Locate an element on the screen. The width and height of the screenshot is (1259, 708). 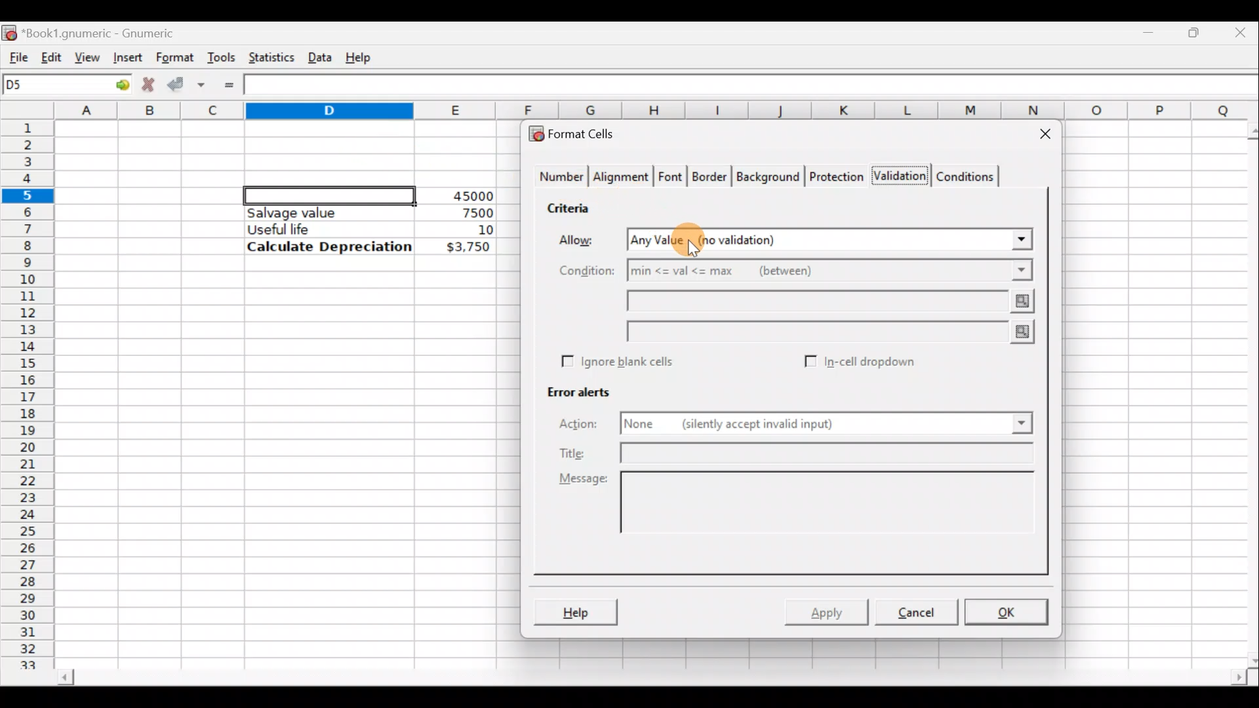
Edit is located at coordinates (51, 54).